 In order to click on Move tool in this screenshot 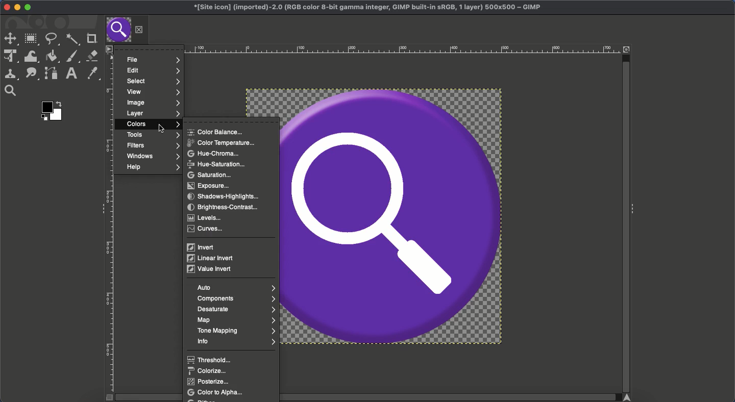, I will do `click(10, 38)`.